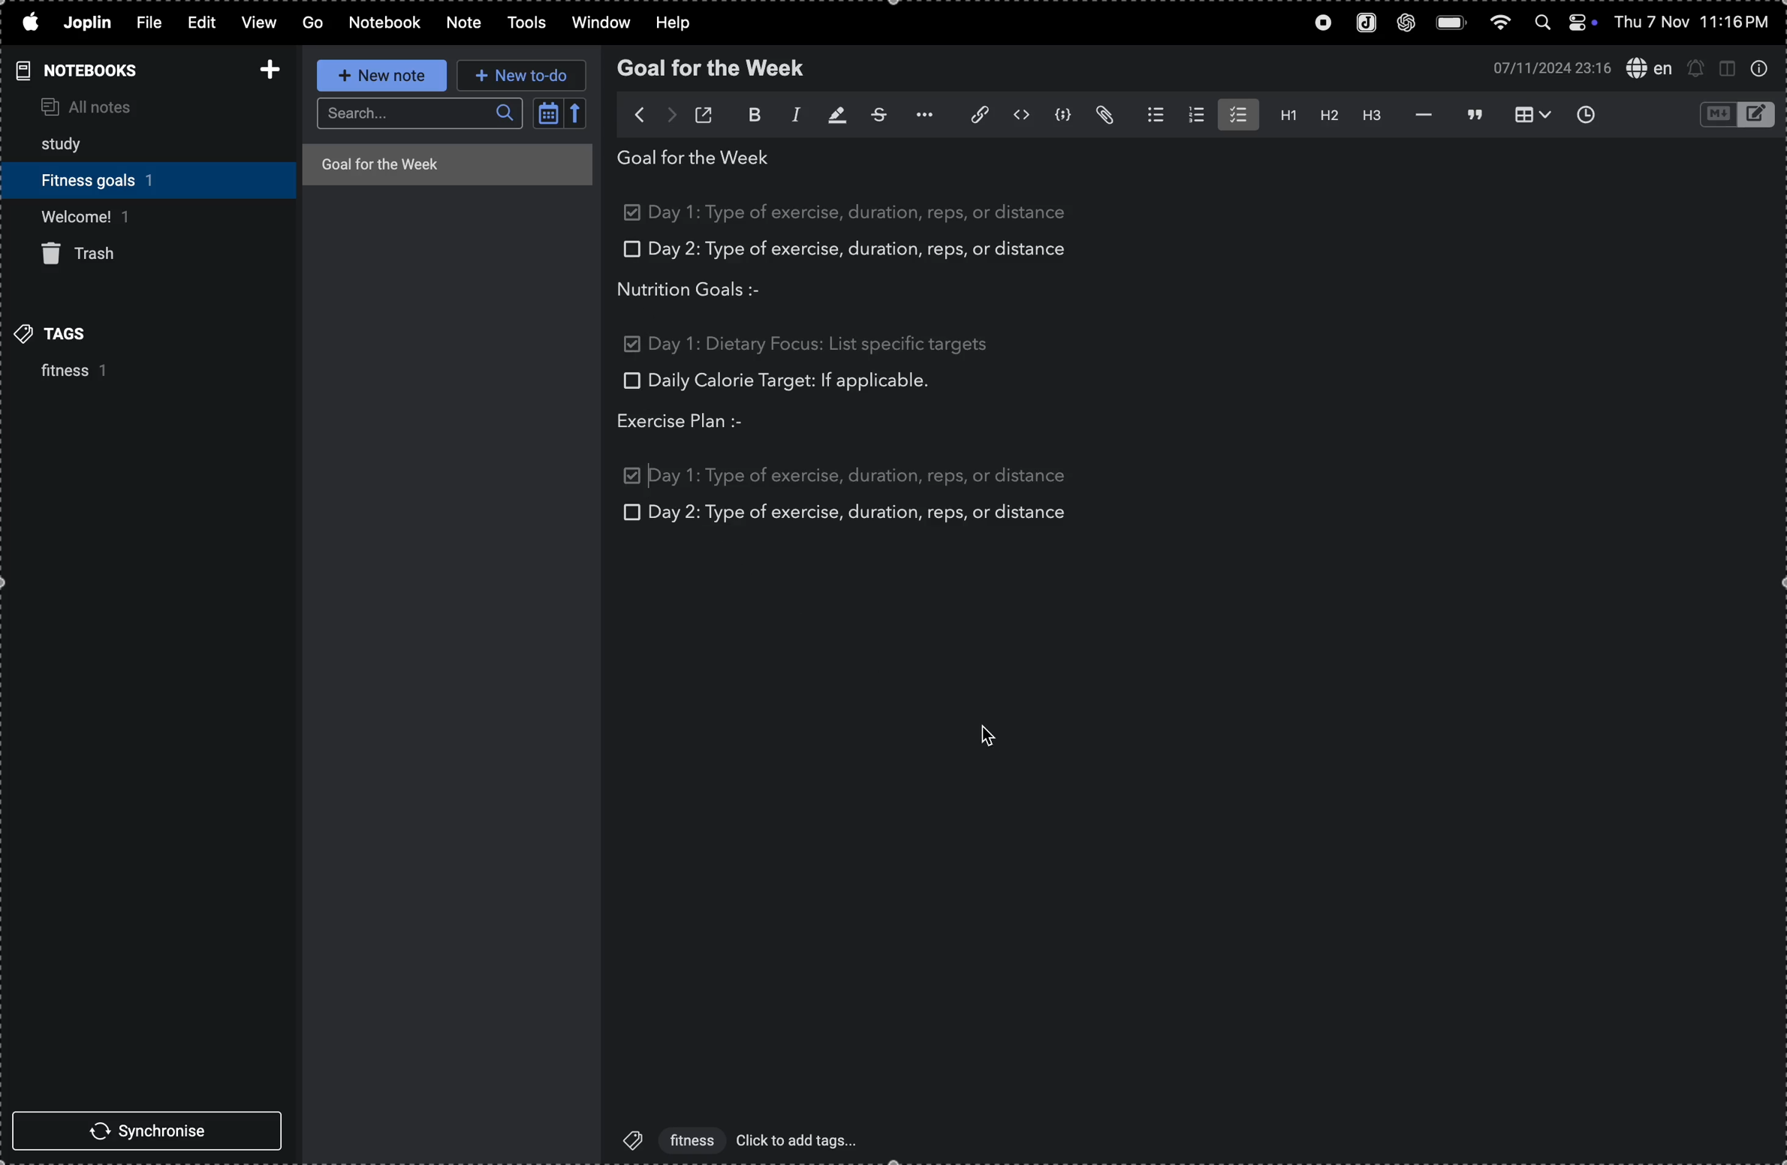  I want to click on goal for the week, so click(445, 163).